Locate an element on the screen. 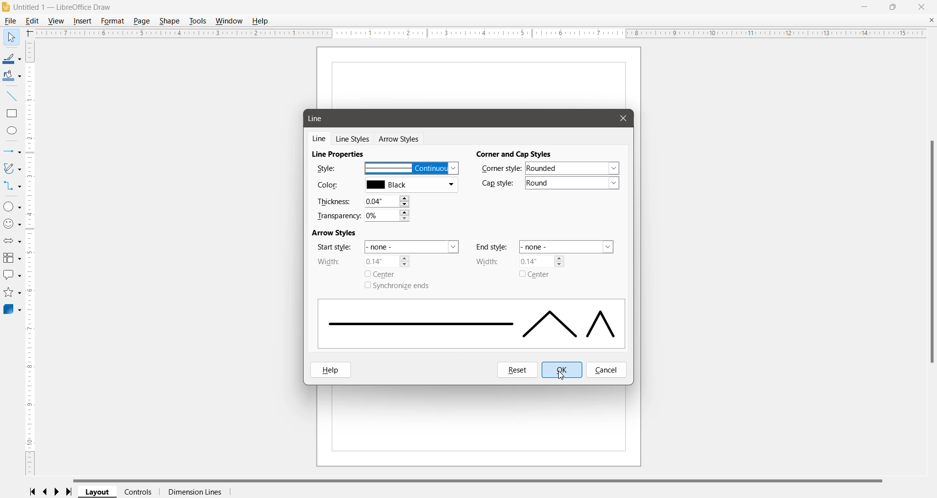 Image resolution: width=937 pixels, height=498 pixels. Select the required line color is located at coordinates (411, 185).